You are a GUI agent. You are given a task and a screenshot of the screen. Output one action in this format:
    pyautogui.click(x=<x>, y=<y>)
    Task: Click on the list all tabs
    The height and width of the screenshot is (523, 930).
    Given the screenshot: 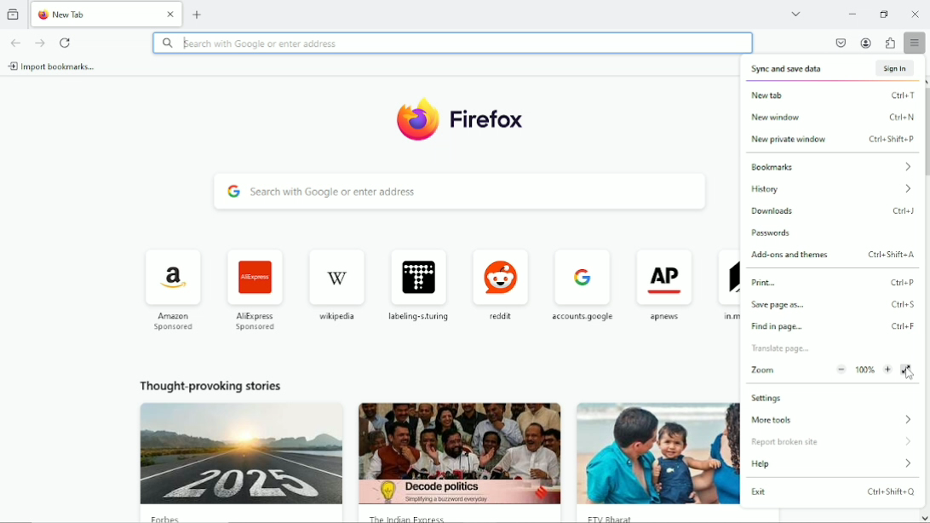 What is the action you would take?
    pyautogui.click(x=797, y=13)
    